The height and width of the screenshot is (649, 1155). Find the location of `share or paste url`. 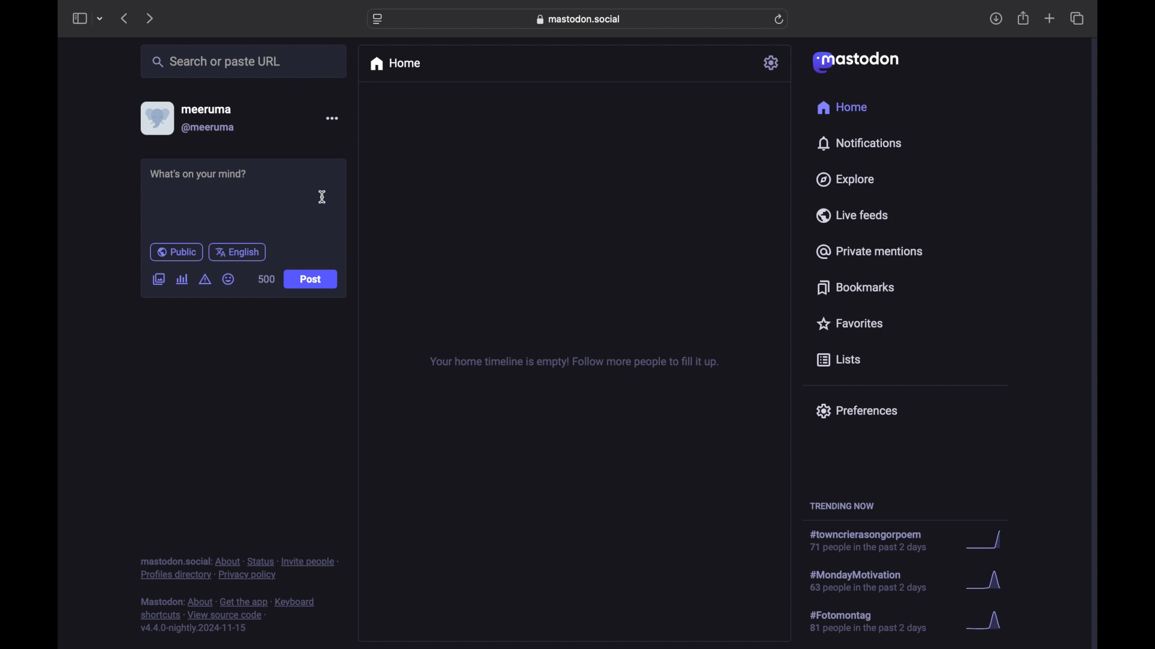

share or paste url is located at coordinates (217, 61).